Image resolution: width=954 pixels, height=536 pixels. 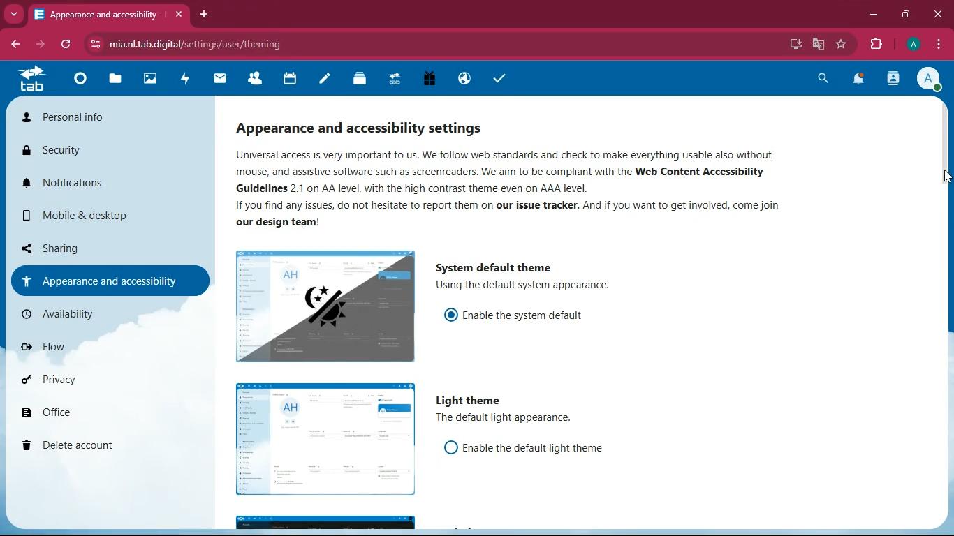 I want to click on menu, so click(x=941, y=44).